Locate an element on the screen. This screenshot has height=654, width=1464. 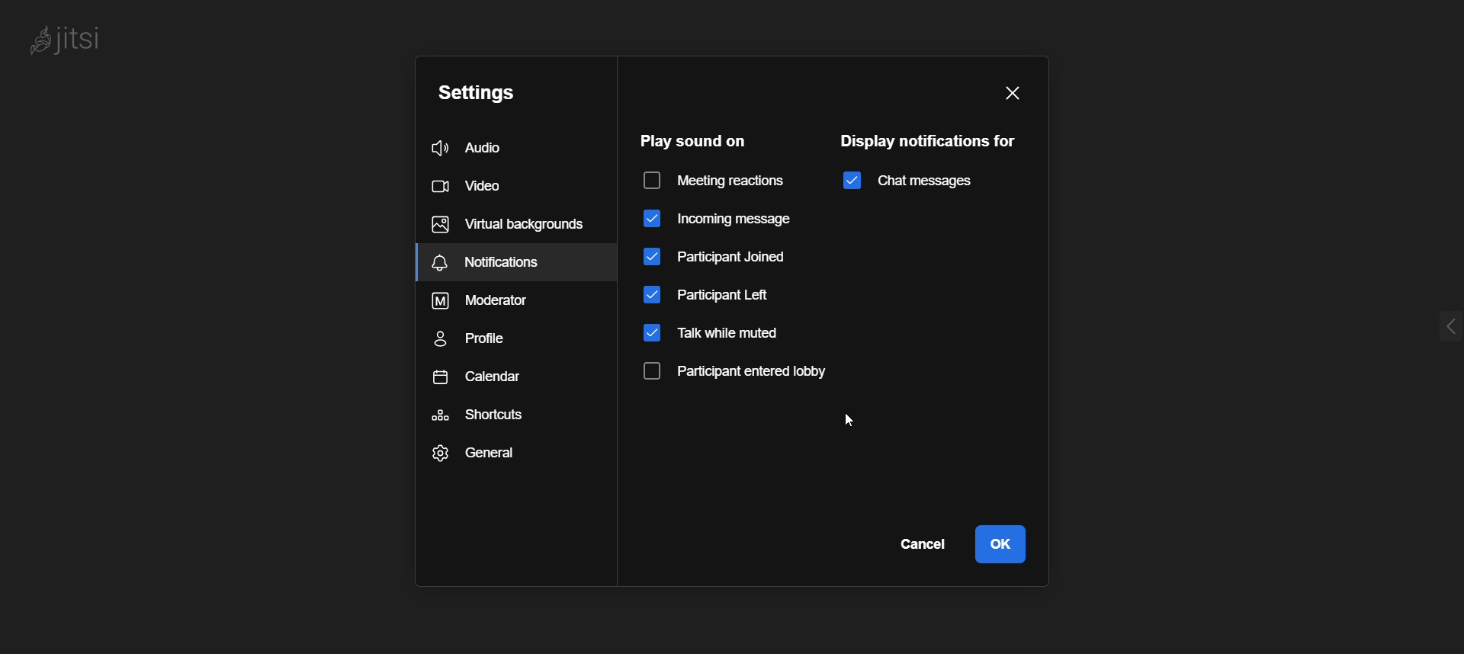
Cancel is located at coordinates (920, 542).